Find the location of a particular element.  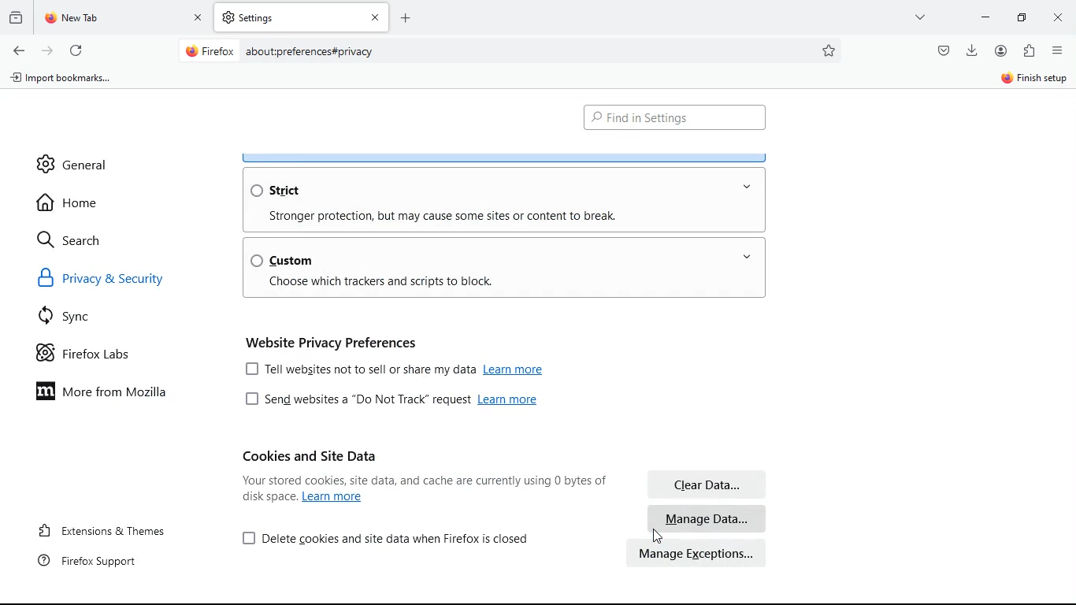

profile is located at coordinates (1004, 50).